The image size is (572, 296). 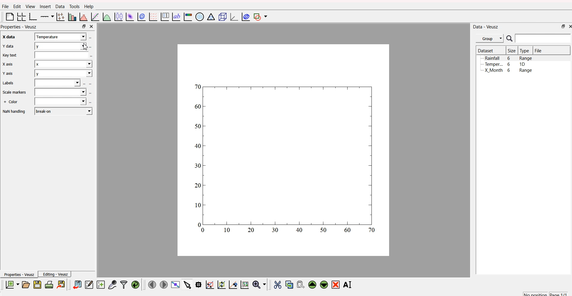 What do you see at coordinates (511, 51) in the screenshot?
I see `| Size` at bounding box center [511, 51].